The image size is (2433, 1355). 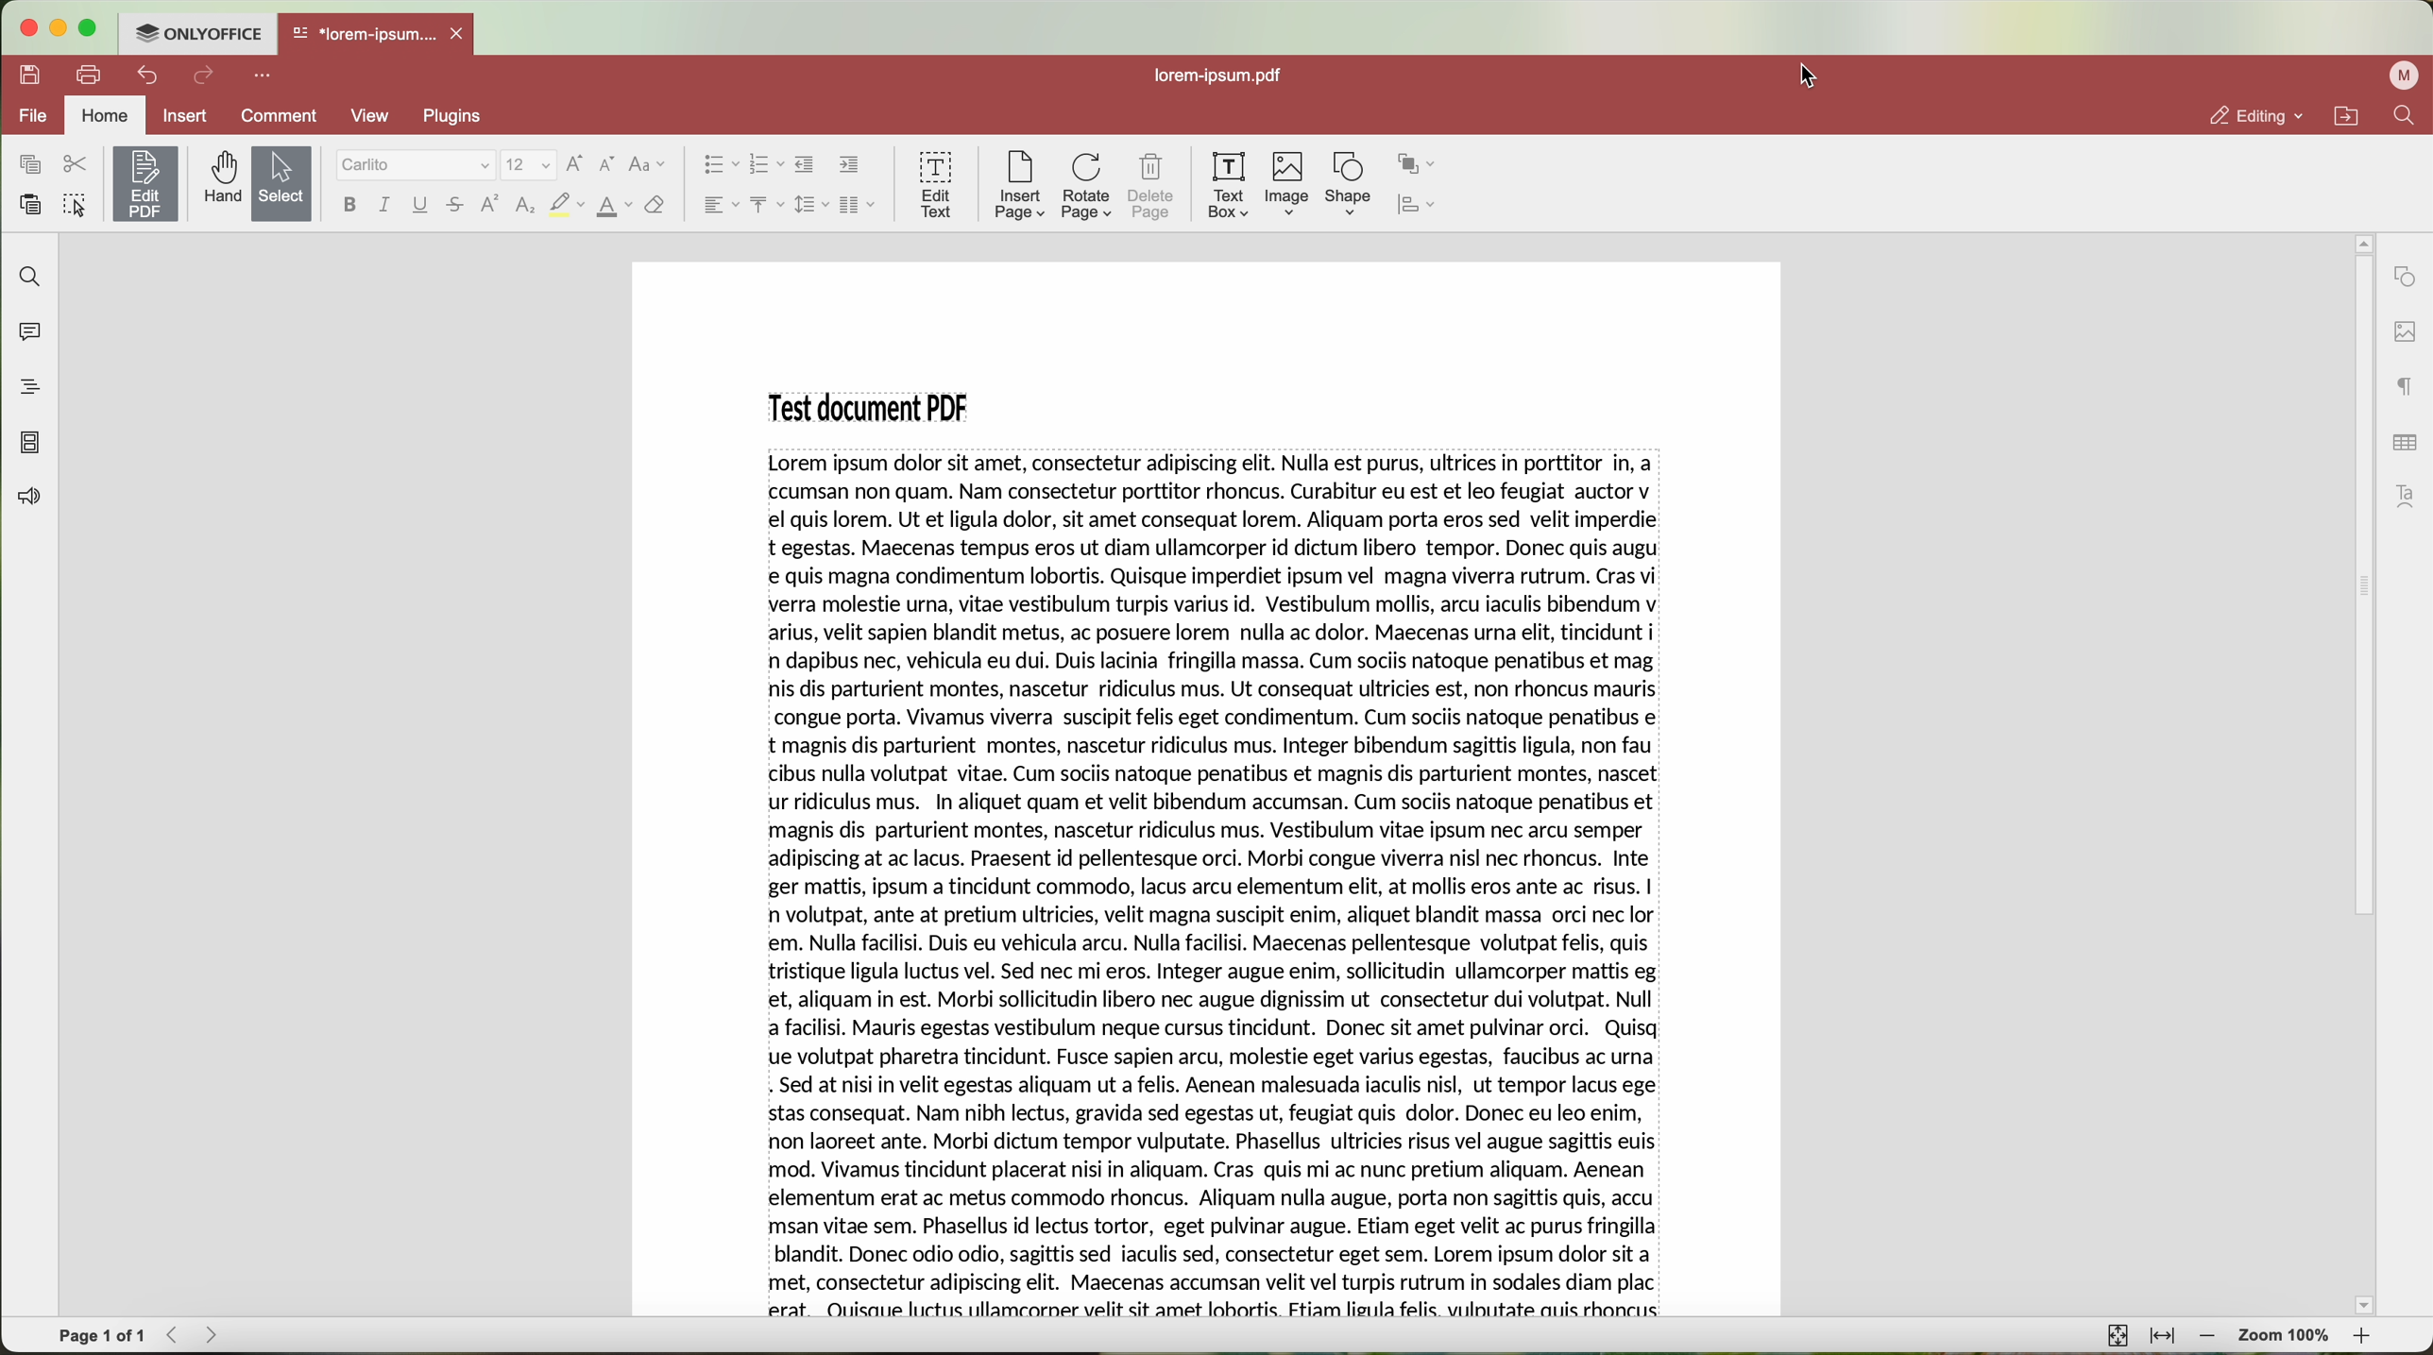 What do you see at coordinates (145, 76) in the screenshot?
I see `undo` at bounding box center [145, 76].